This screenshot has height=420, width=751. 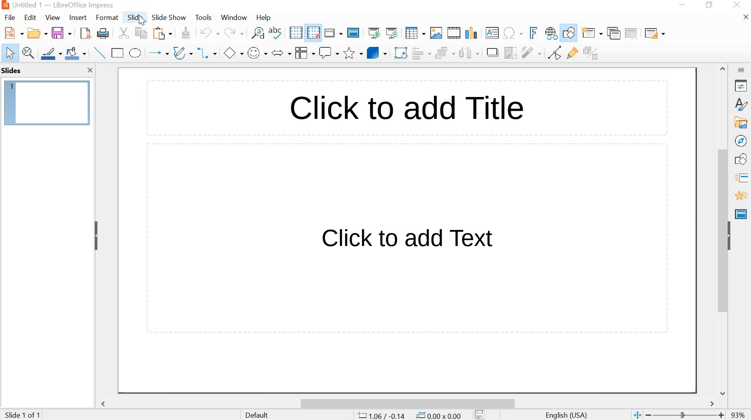 I want to click on callout shapes, so click(x=329, y=53).